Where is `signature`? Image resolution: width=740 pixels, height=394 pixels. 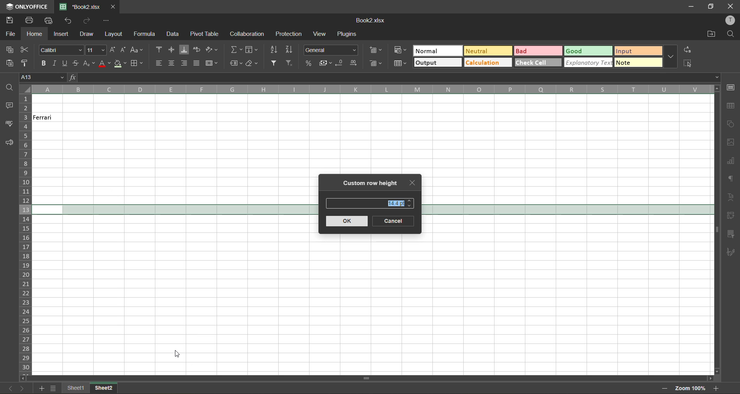 signature is located at coordinates (733, 252).